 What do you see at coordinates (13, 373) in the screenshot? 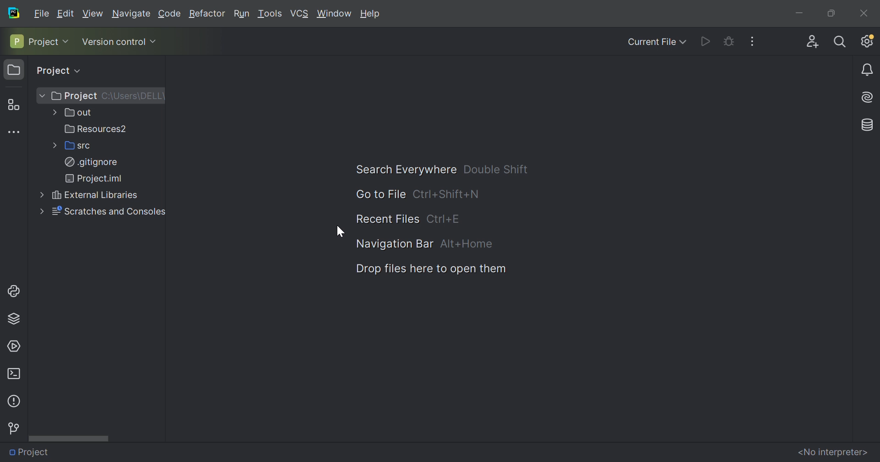
I see `Terminals` at bounding box center [13, 373].